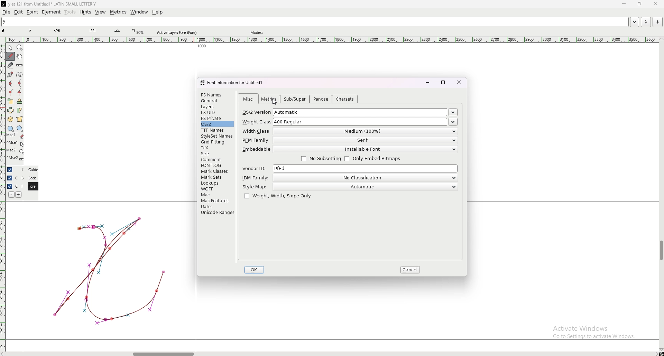 The image size is (664, 356). I want to click on ps private, so click(217, 118).